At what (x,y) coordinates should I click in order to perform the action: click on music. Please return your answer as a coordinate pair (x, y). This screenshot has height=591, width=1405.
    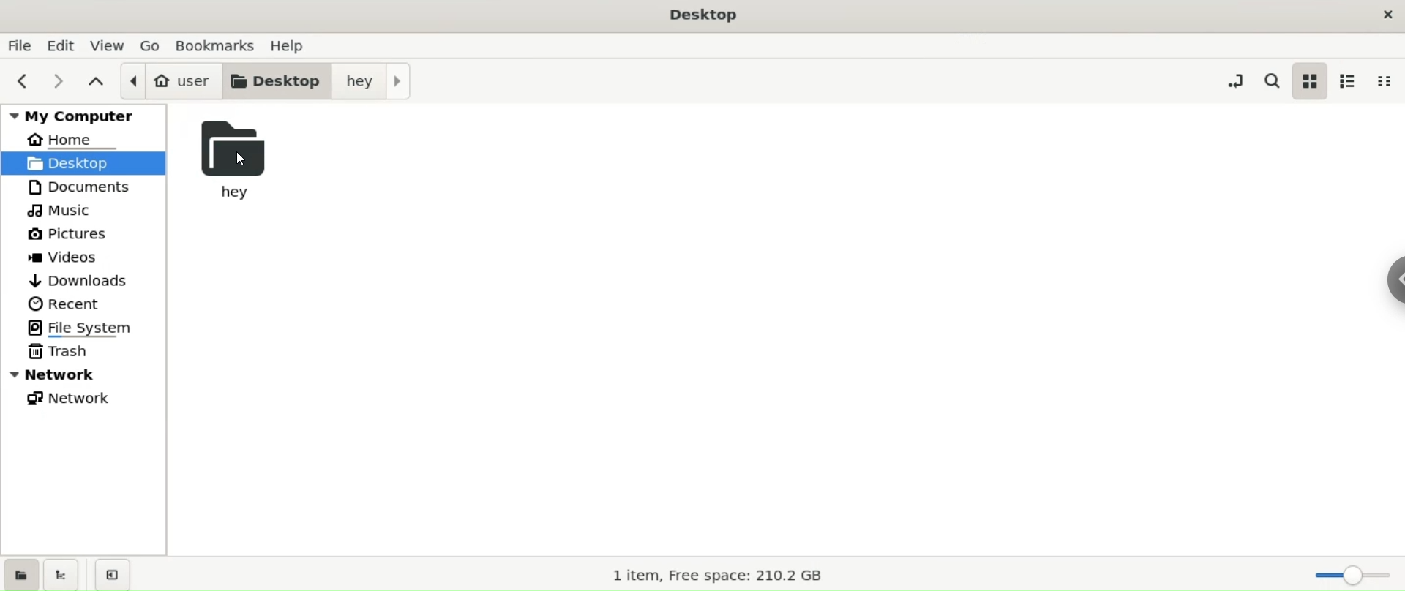
    Looking at the image, I should click on (89, 211).